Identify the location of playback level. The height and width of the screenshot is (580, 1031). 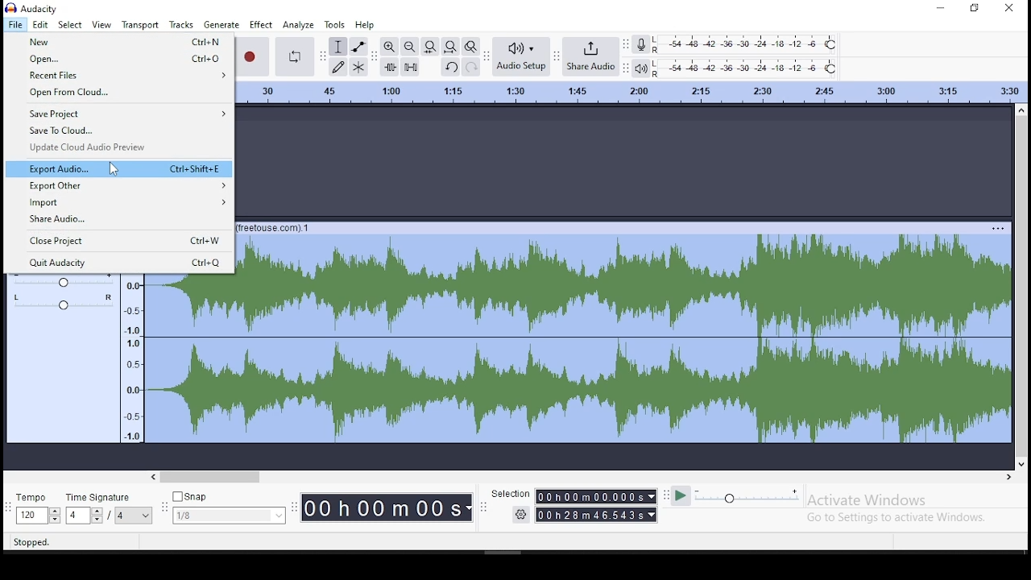
(747, 68).